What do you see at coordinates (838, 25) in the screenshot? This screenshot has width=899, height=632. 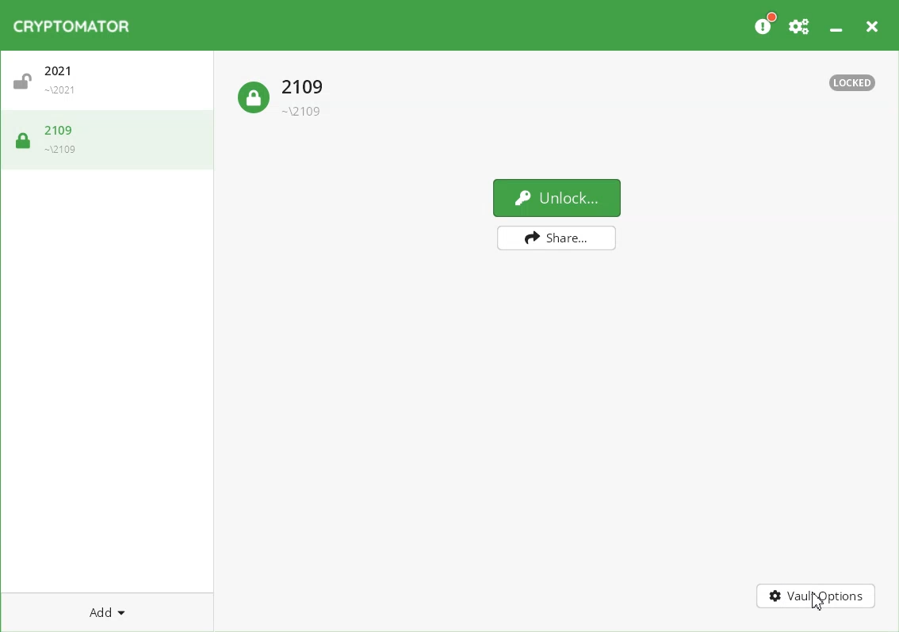 I see `Minimize` at bounding box center [838, 25].